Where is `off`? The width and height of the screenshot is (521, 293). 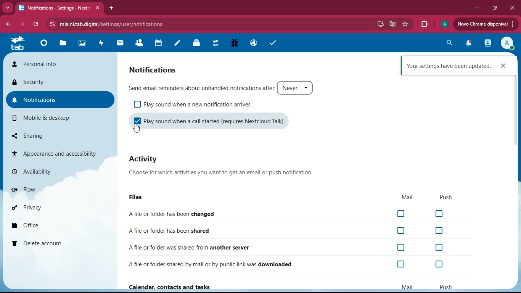 off is located at coordinates (440, 247).